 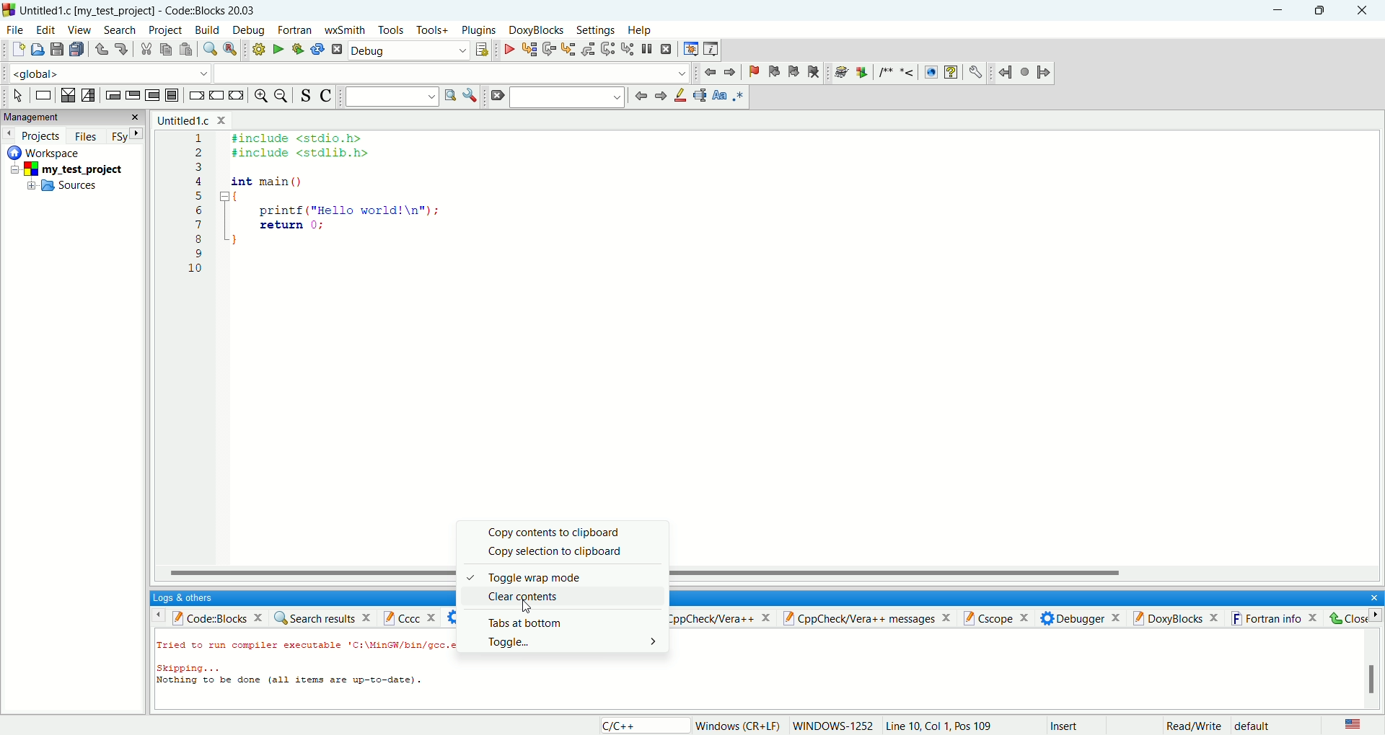 I want to click on zoom out, so click(x=282, y=96).